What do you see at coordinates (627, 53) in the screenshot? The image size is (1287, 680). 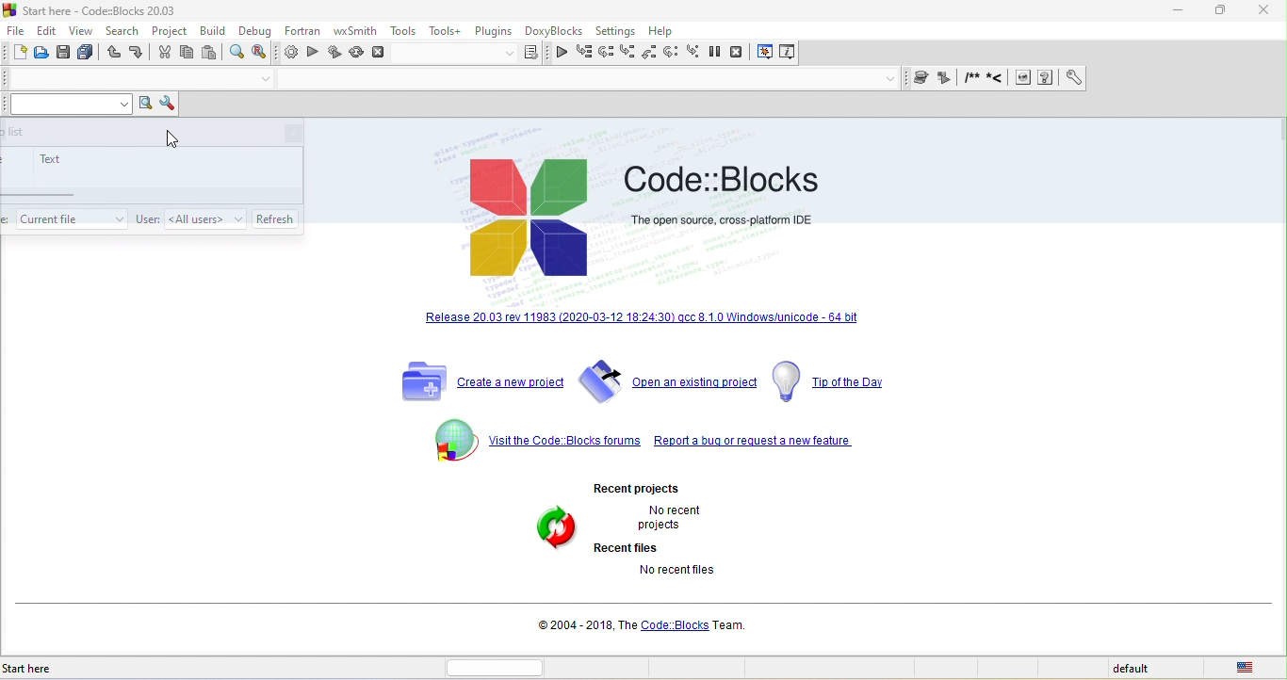 I see `step into` at bounding box center [627, 53].